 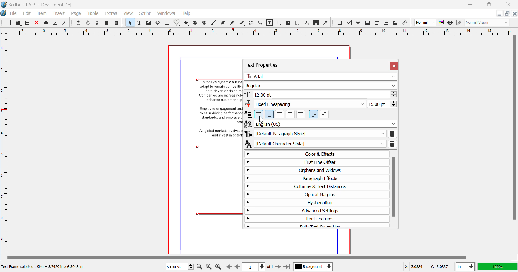 What do you see at coordinates (396, 23) in the screenshot?
I see `Text Annotation` at bounding box center [396, 23].